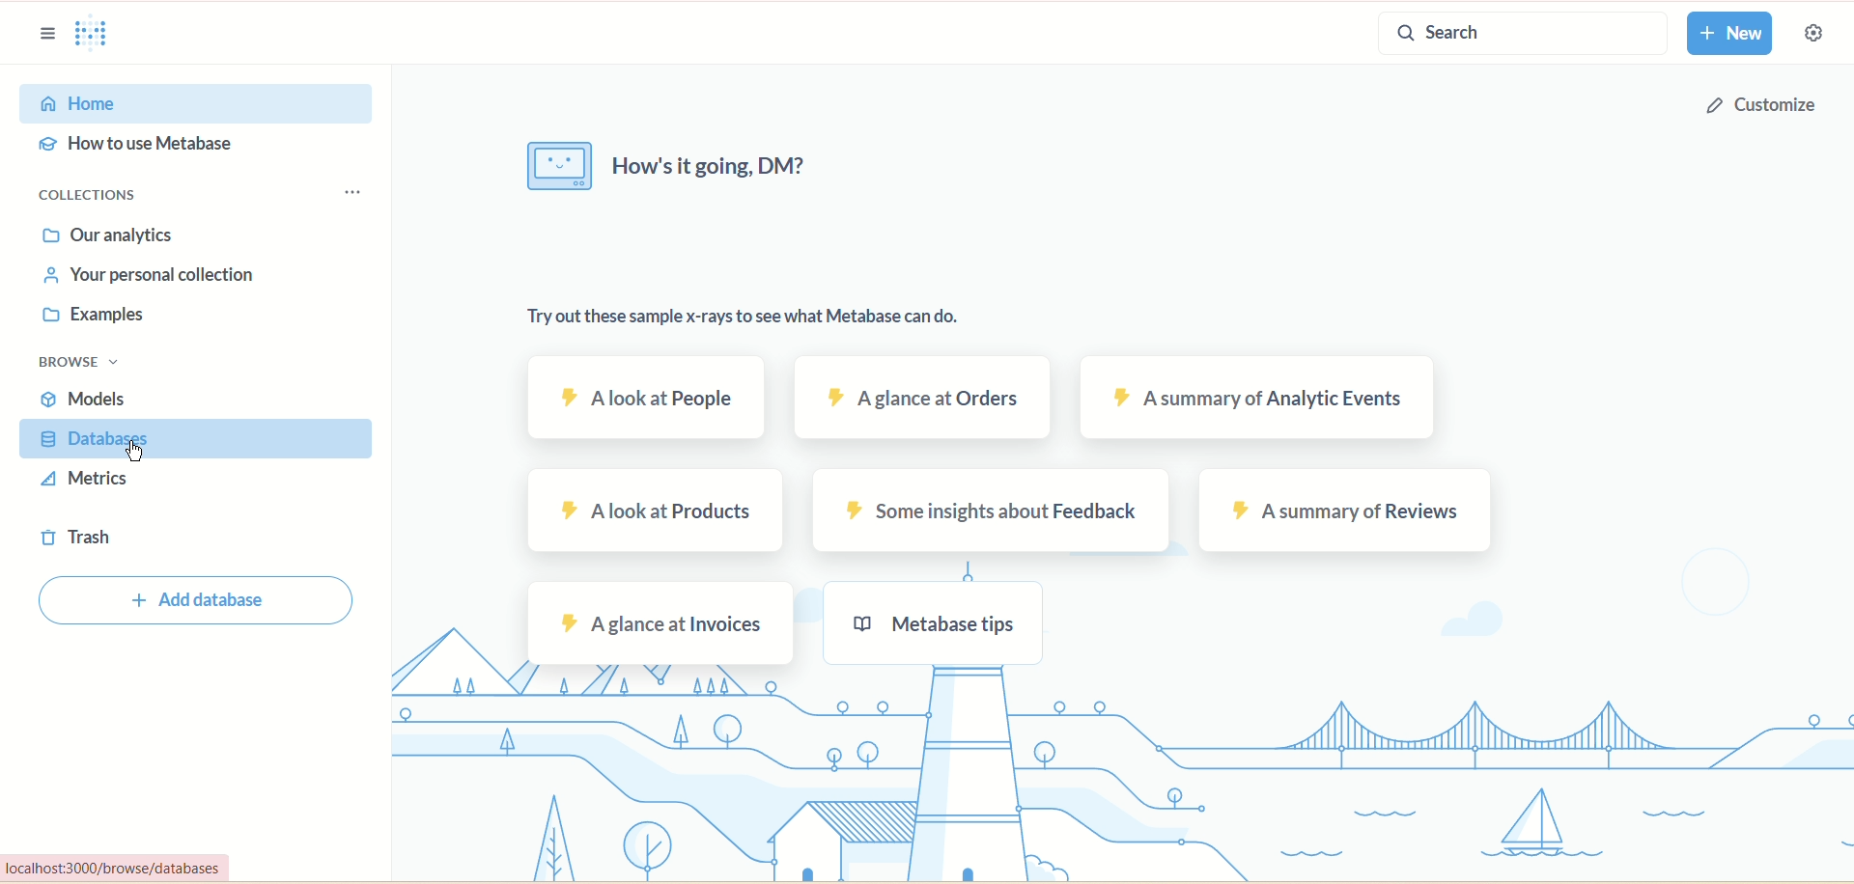 The image size is (1854, 884). I want to click on collections, so click(105, 198).